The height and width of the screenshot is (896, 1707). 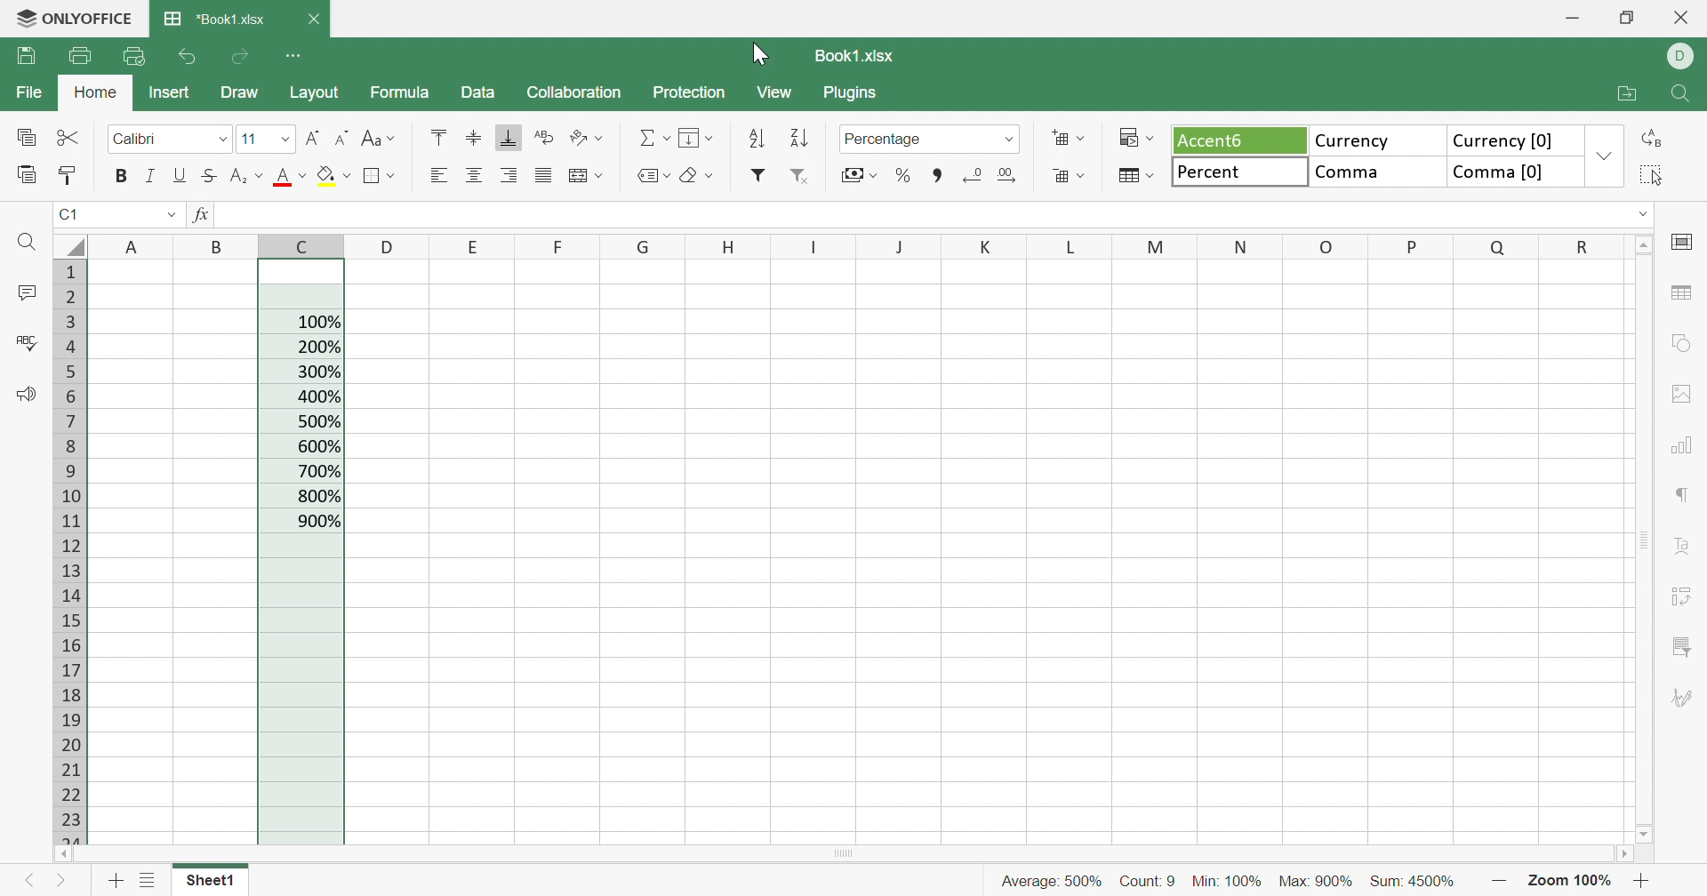 I want to click on Align Bottom, so click(x=510, y=137).